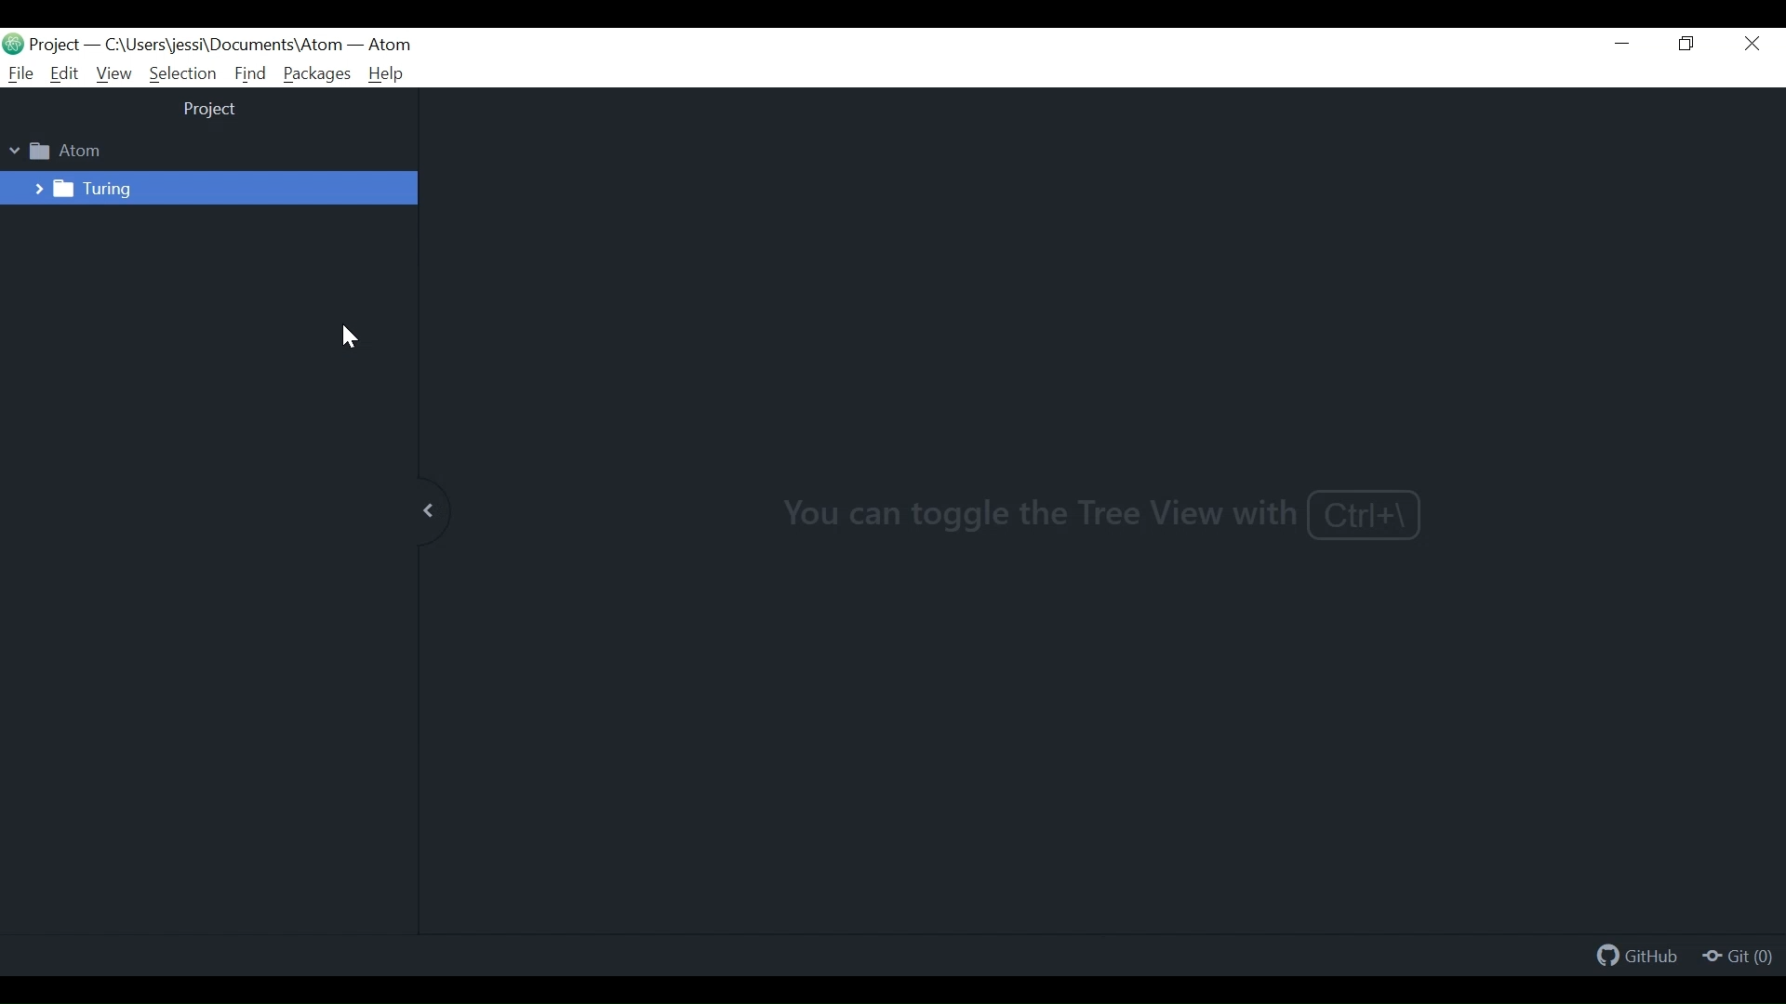 This screenshot has width=1786, height=1004. What do you see at coordinates (1639, 958) in the screenshot?
I see `Github` at bounding box center [1639, 958].